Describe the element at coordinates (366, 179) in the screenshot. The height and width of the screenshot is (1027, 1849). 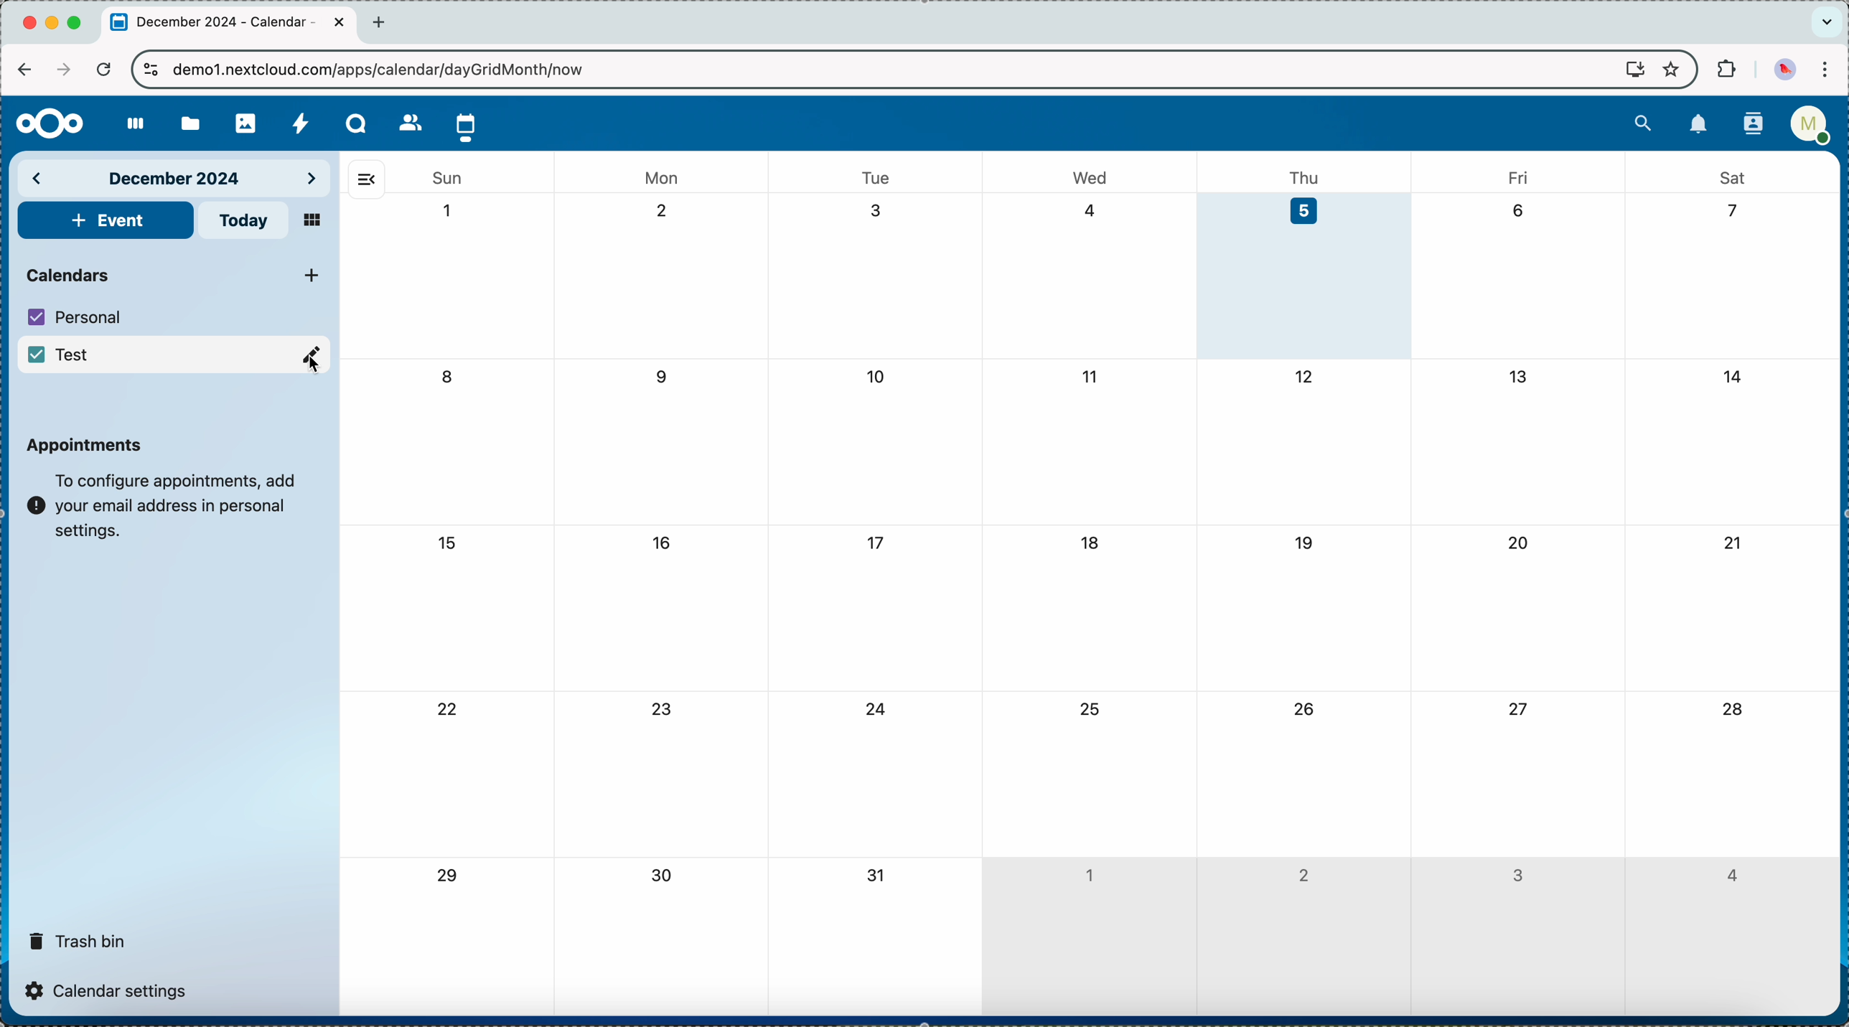
I see `hide side bar` at that location.